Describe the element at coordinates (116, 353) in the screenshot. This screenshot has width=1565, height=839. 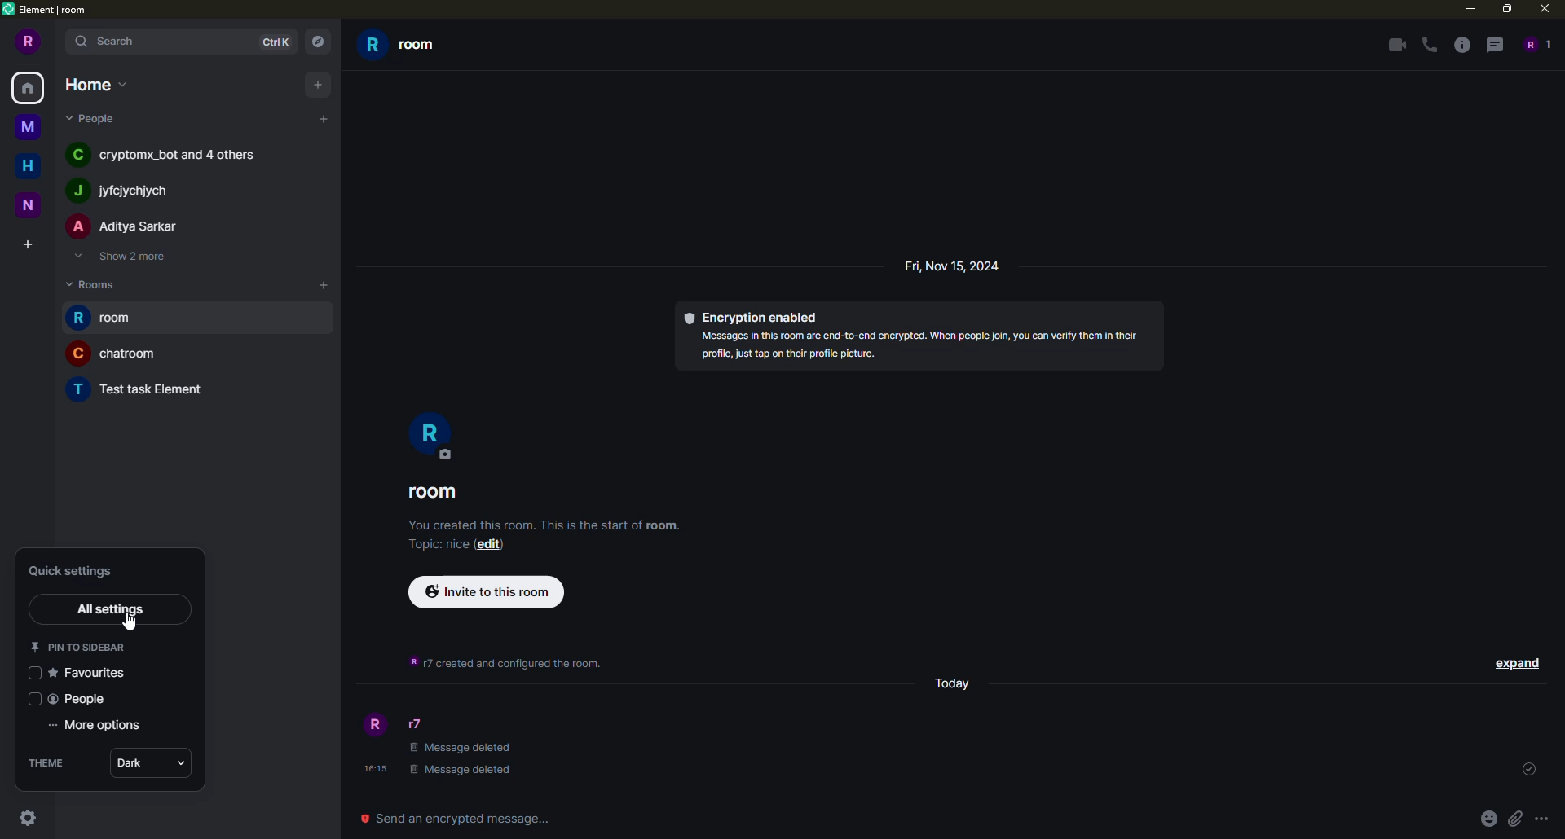
I see `room` at that location.